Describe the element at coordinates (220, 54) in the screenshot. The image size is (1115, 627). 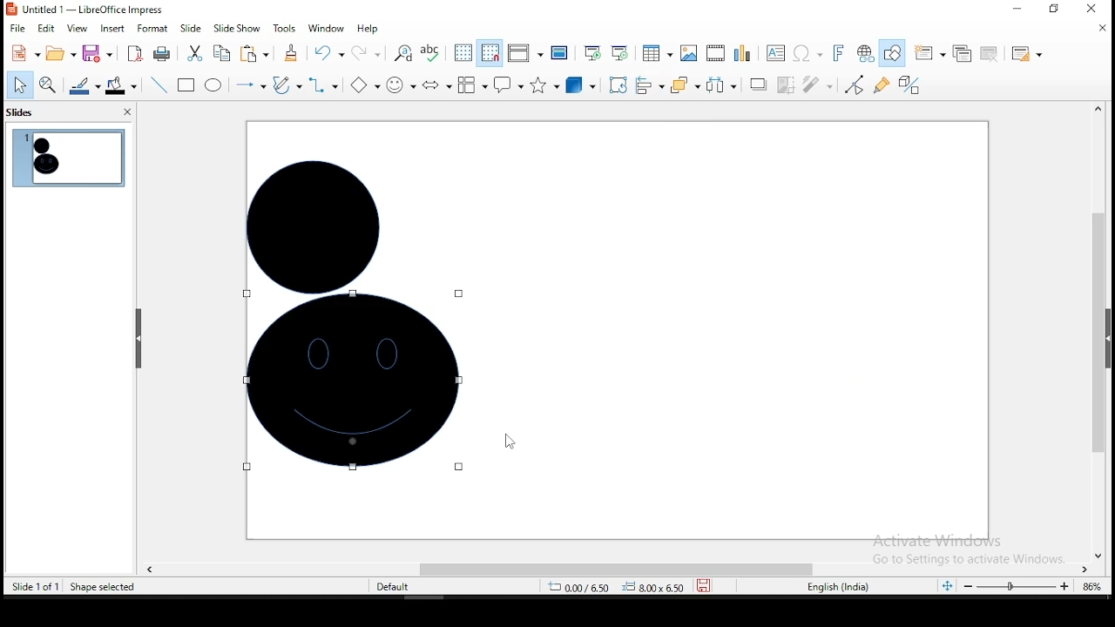
I see `copy` at that location.